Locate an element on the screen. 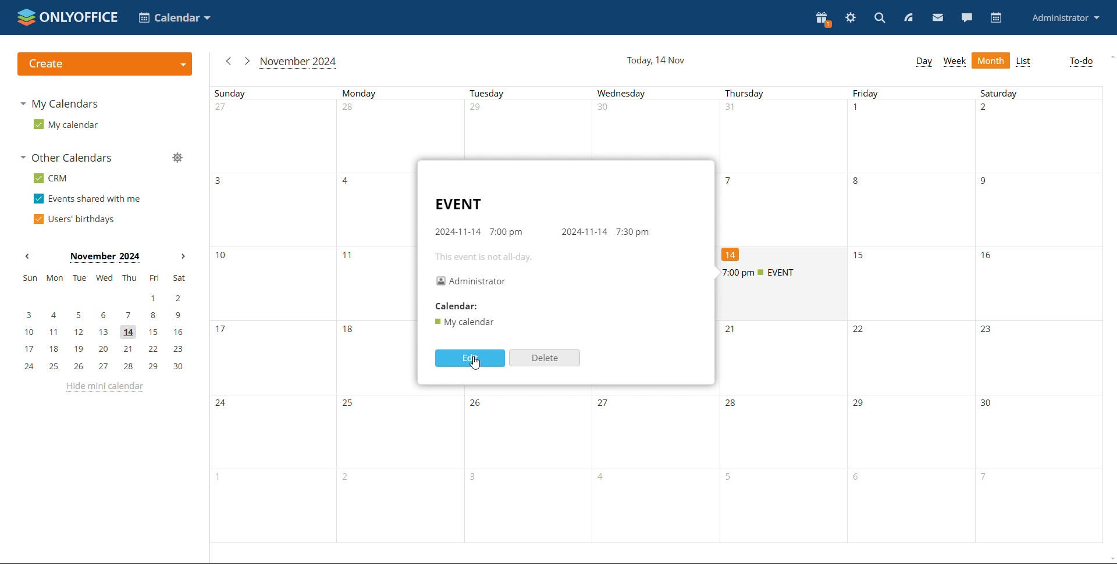 Image resolution: width=1117 pixels, height=564 pixels. organiser is located at coordinates (471, 281).